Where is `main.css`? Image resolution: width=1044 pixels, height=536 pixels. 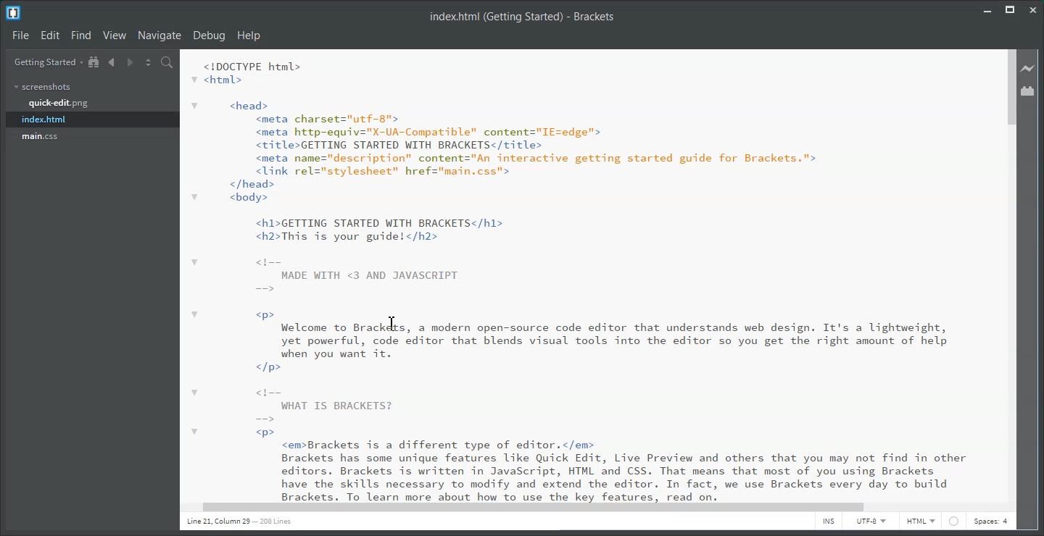 main.css is located at coordinates (41, 136).